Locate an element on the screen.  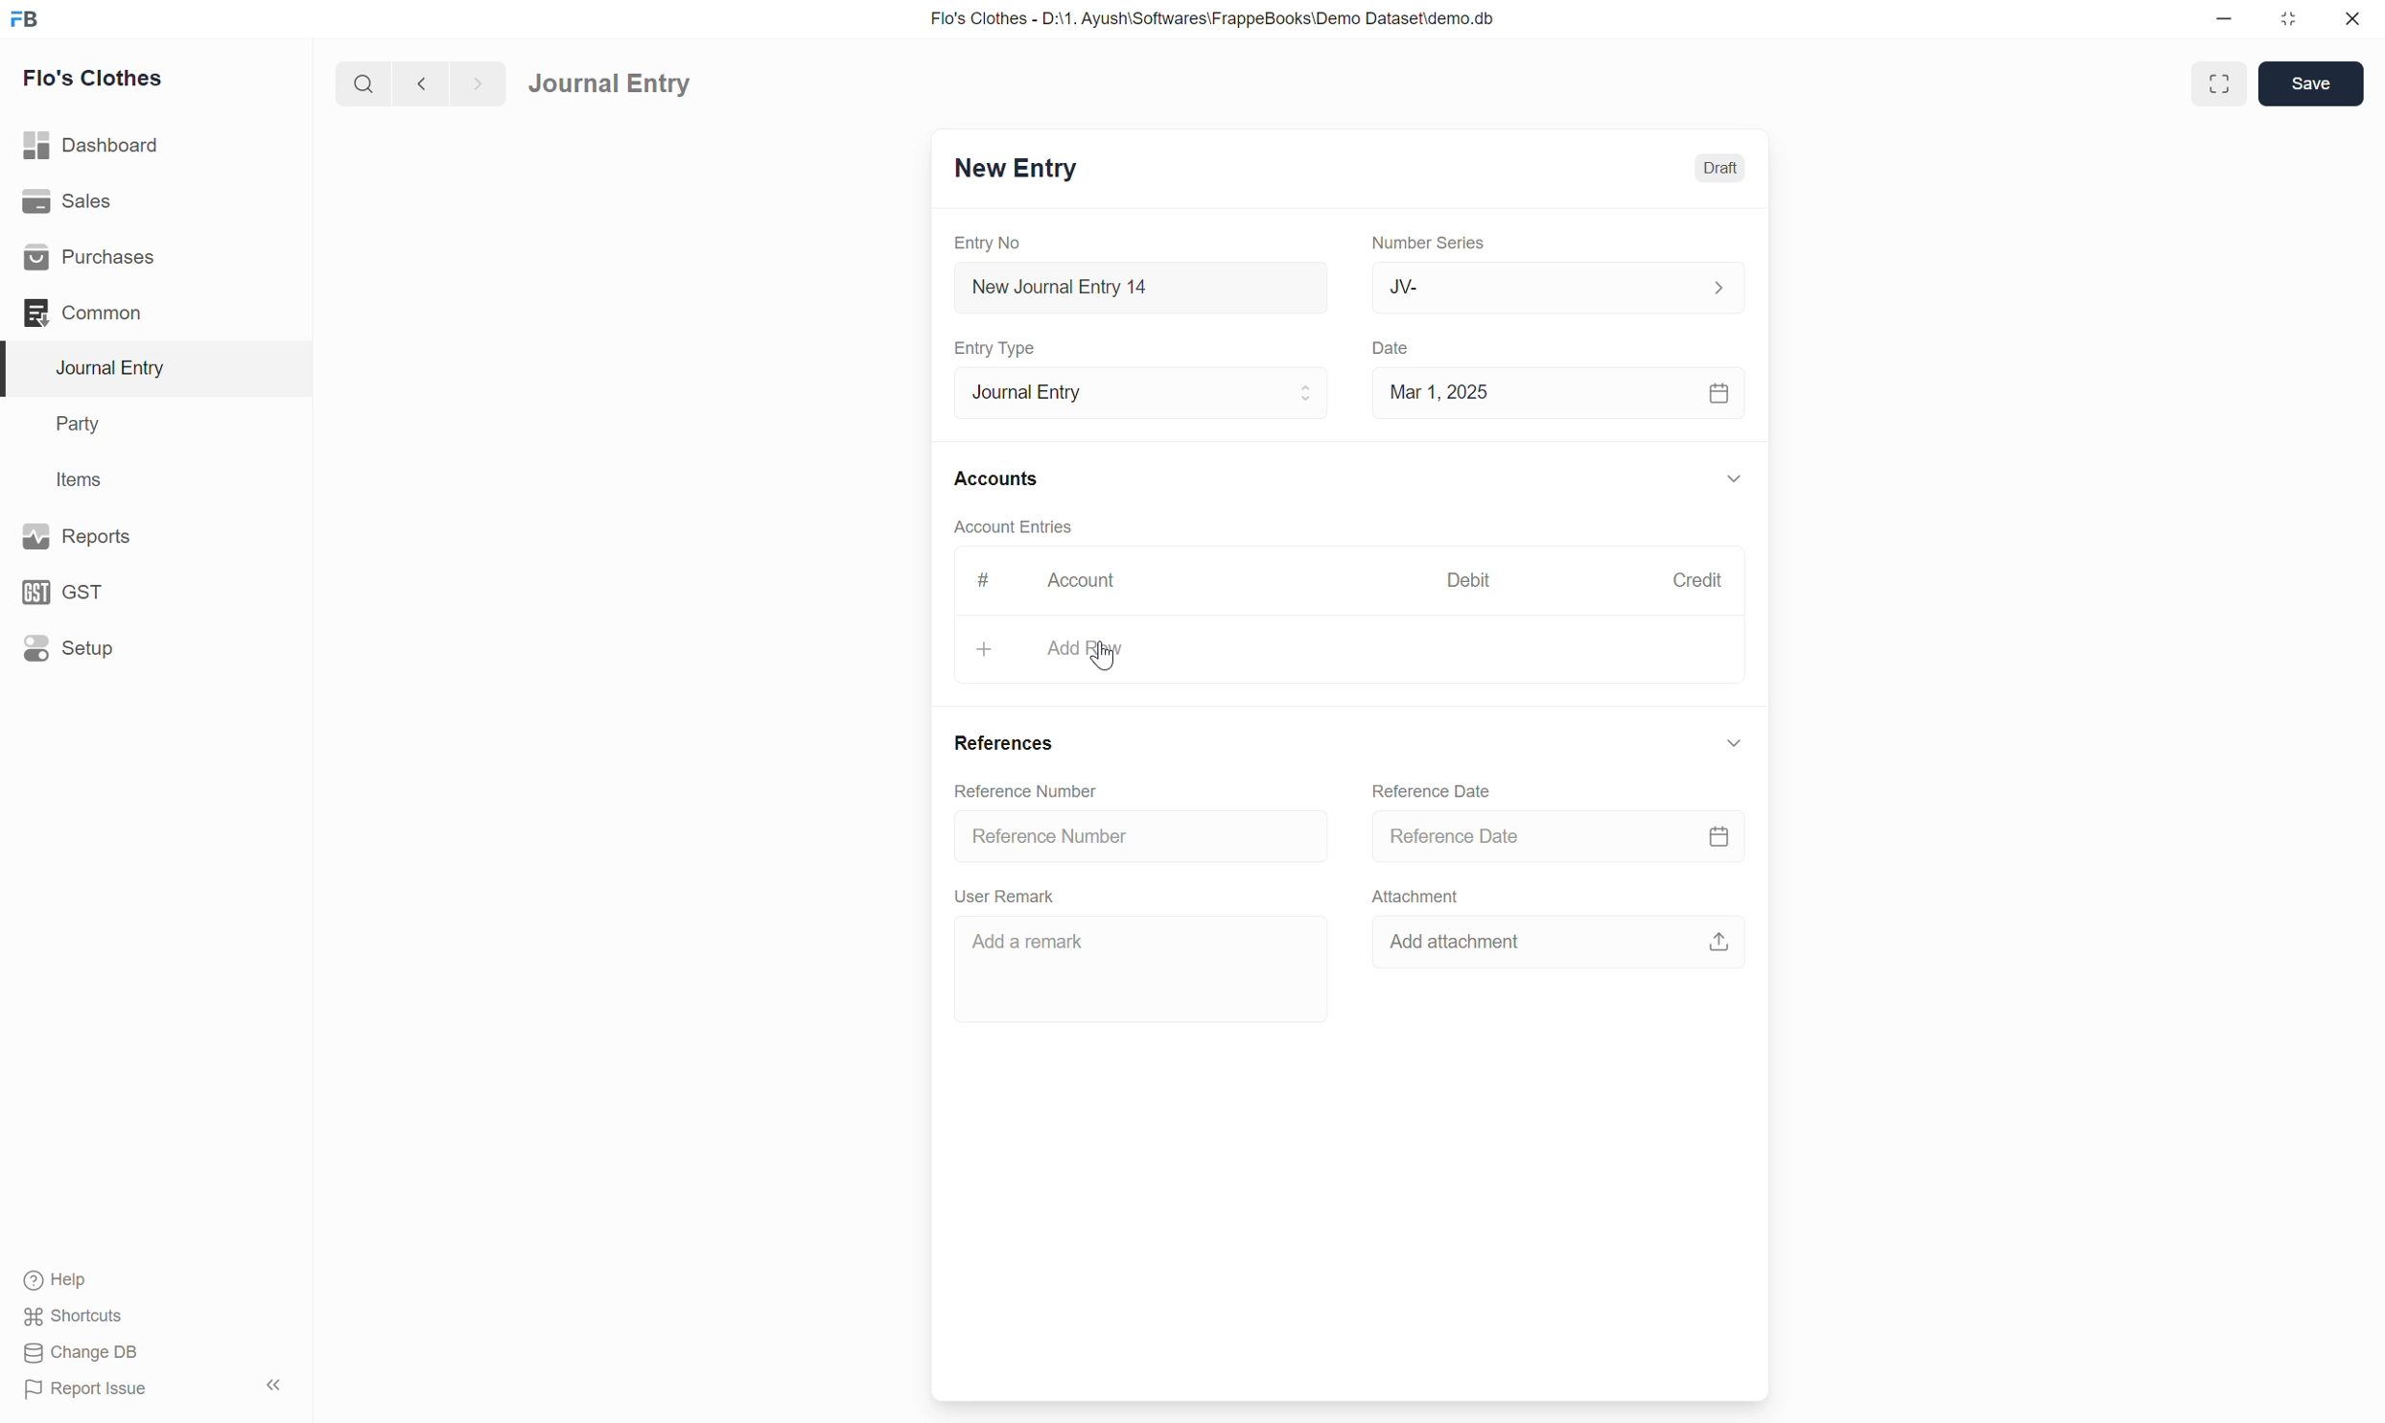
reference date is located at coordinates (1517, 834).